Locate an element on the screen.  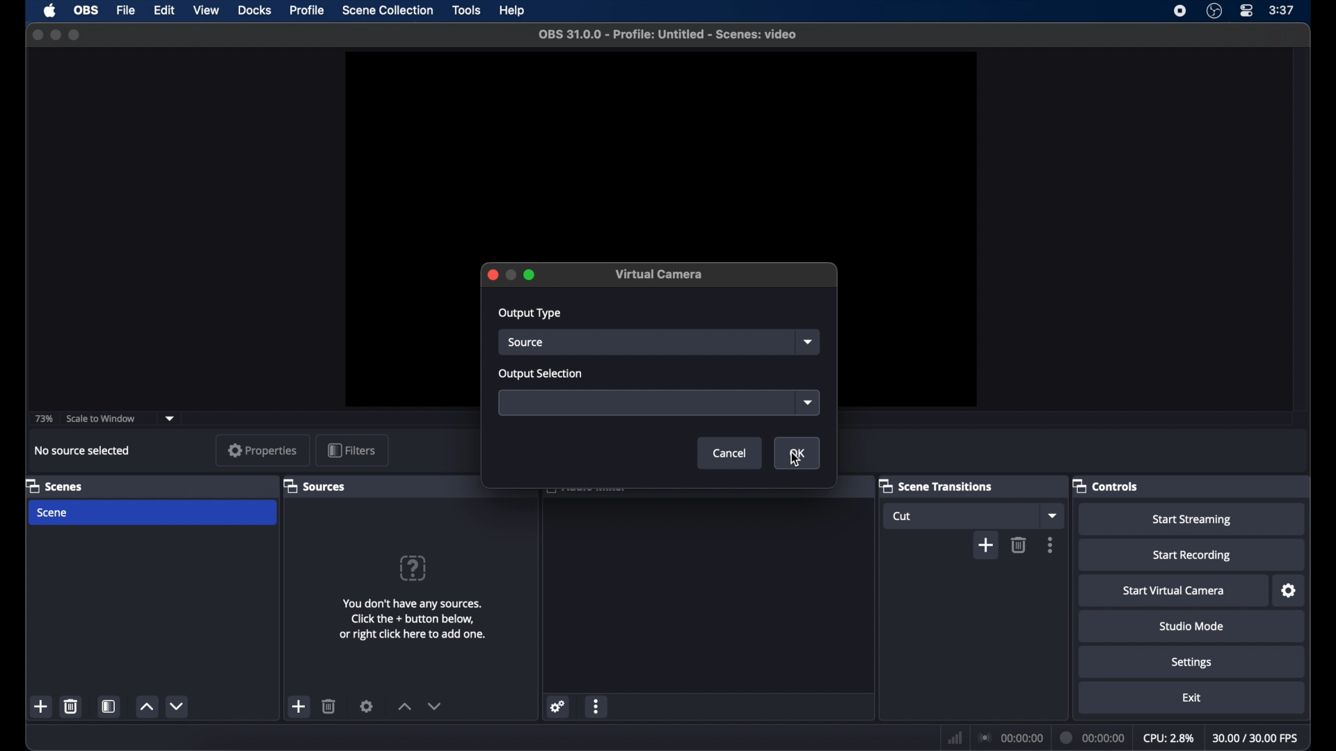
delete is located at coordinates (71, 706).